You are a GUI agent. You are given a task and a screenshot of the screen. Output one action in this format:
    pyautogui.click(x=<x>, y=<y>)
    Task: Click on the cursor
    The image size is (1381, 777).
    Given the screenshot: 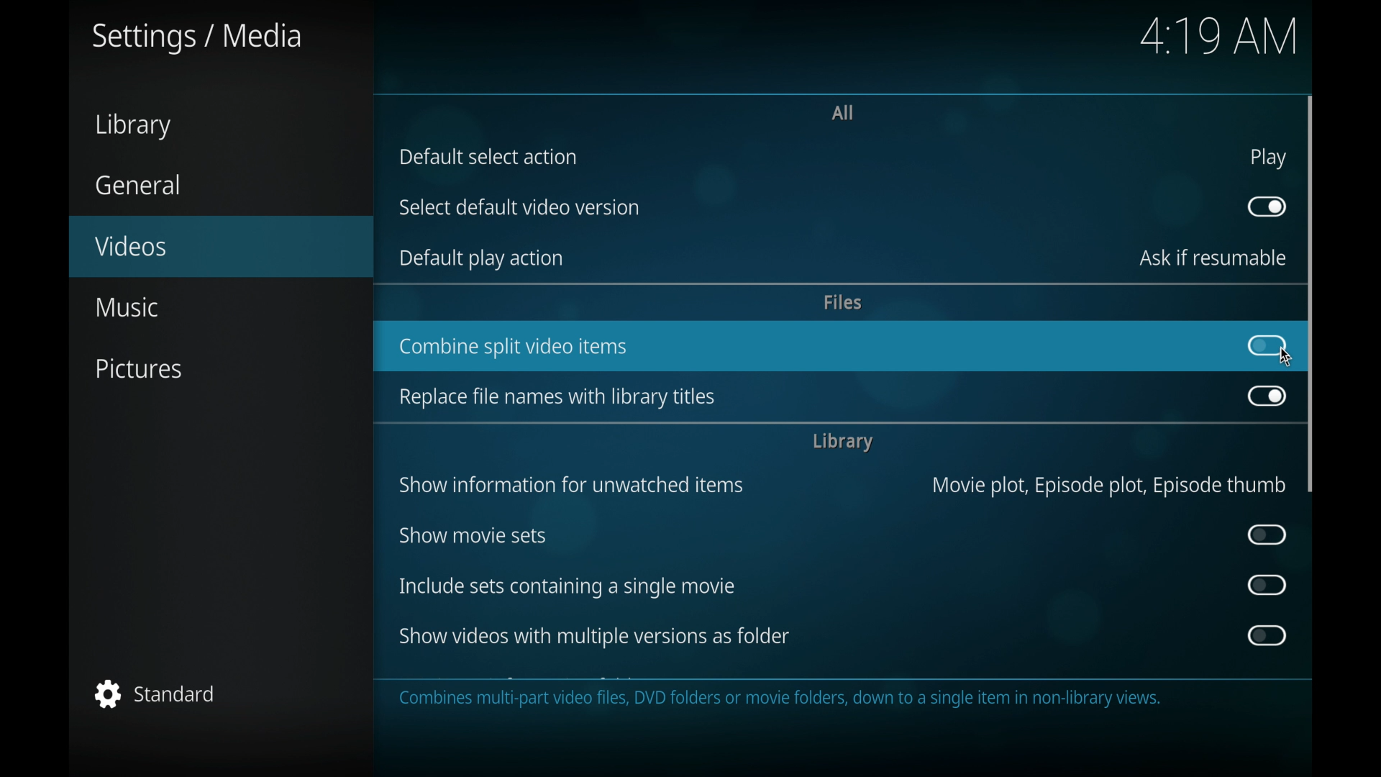 What is the action you would take?
    pyautogui.click(x=1289, y=359)
    